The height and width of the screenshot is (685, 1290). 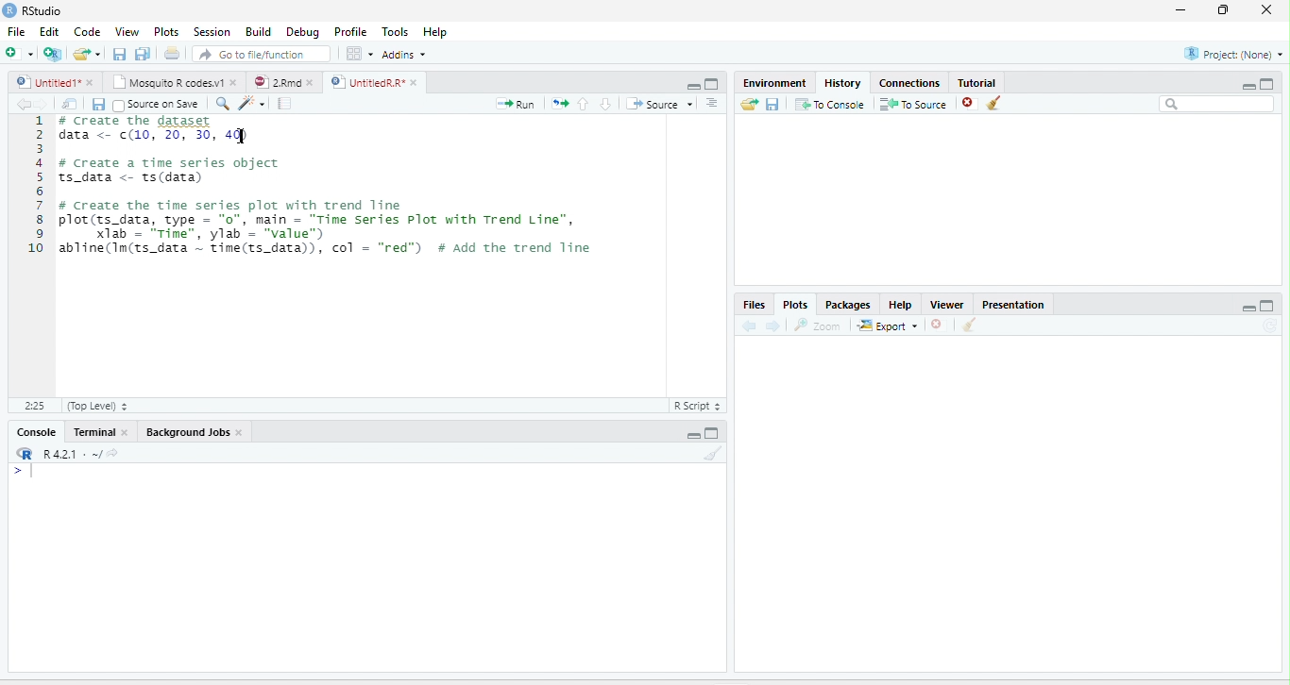 What do you see at coordinates (126, 31) in the screenshot?
I see `View` at bounding box center [126, 31].